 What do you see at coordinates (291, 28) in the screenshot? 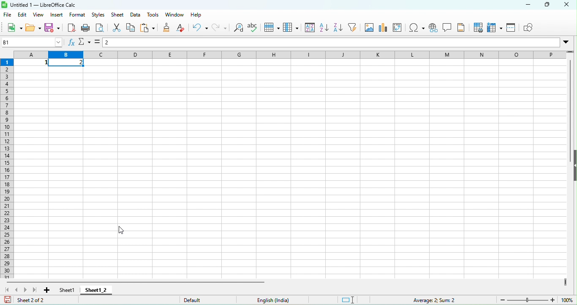
I see `column` at bounding box center [291, 28].